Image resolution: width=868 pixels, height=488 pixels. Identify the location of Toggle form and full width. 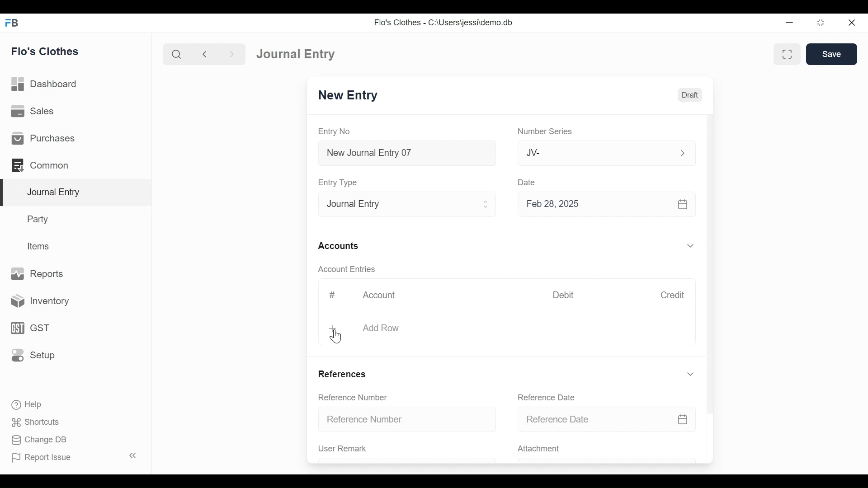
(787, 55).